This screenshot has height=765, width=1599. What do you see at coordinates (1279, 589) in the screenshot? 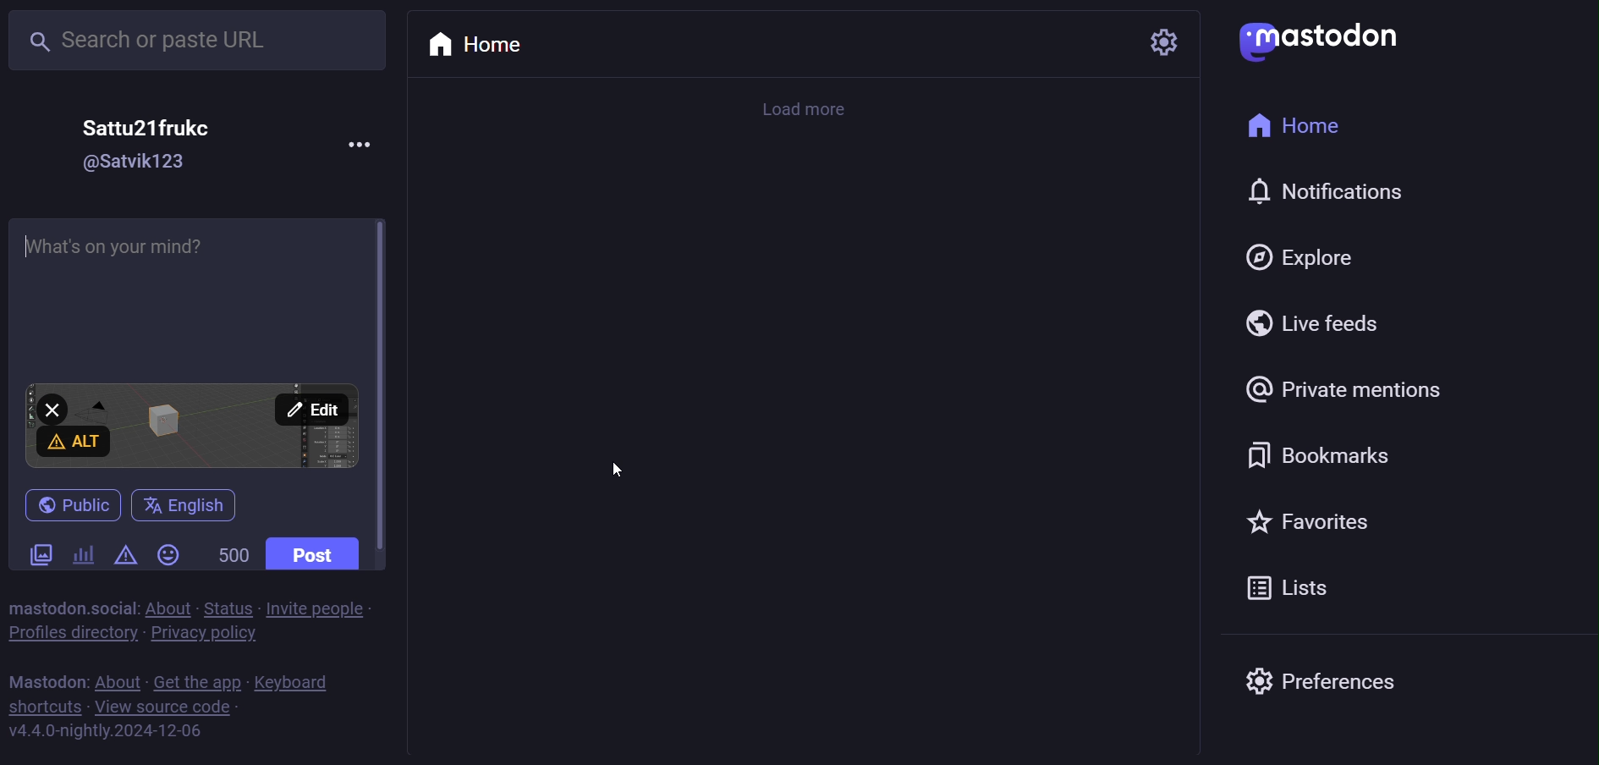
I see `list` at bounding box center [1279, 589].